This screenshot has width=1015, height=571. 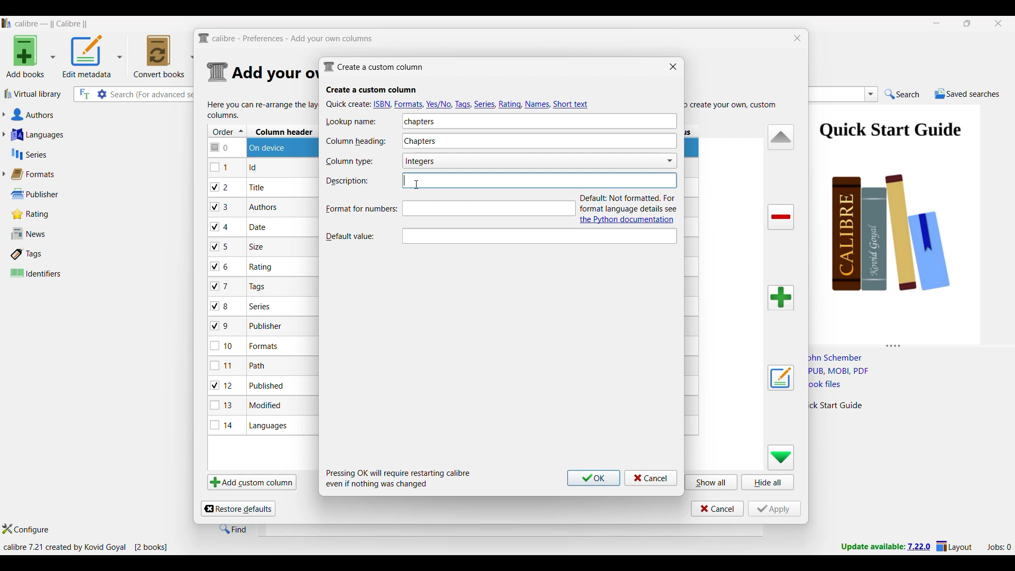 I want to click on Delete column, so click(x=781, y=217).